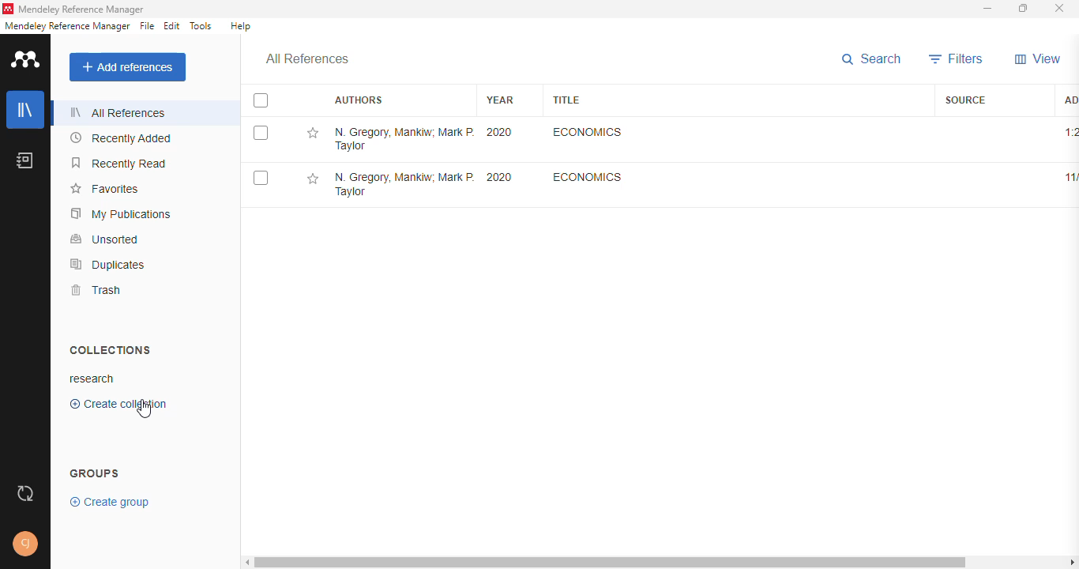  I want to click on help, so click(240, 26).